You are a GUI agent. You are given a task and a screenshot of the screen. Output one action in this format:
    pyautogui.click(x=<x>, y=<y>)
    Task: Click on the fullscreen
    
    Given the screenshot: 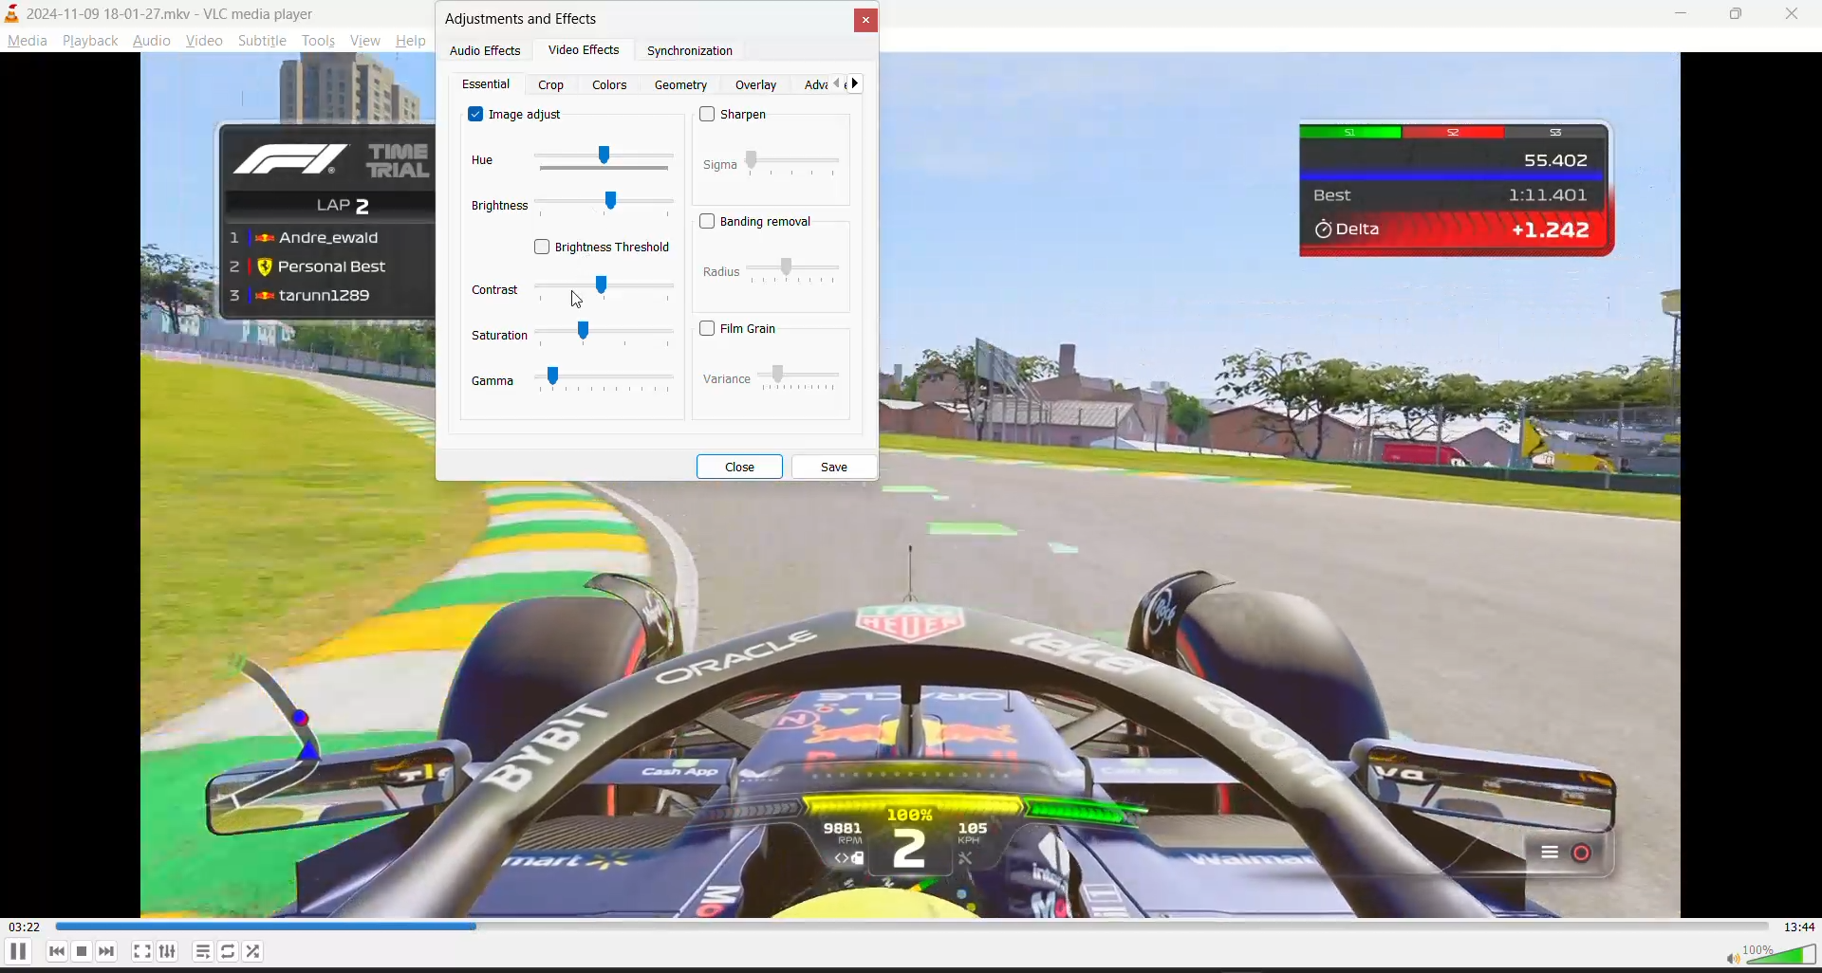 What is the action you would take?
    pyautogui.click(x=141, y=952)
    